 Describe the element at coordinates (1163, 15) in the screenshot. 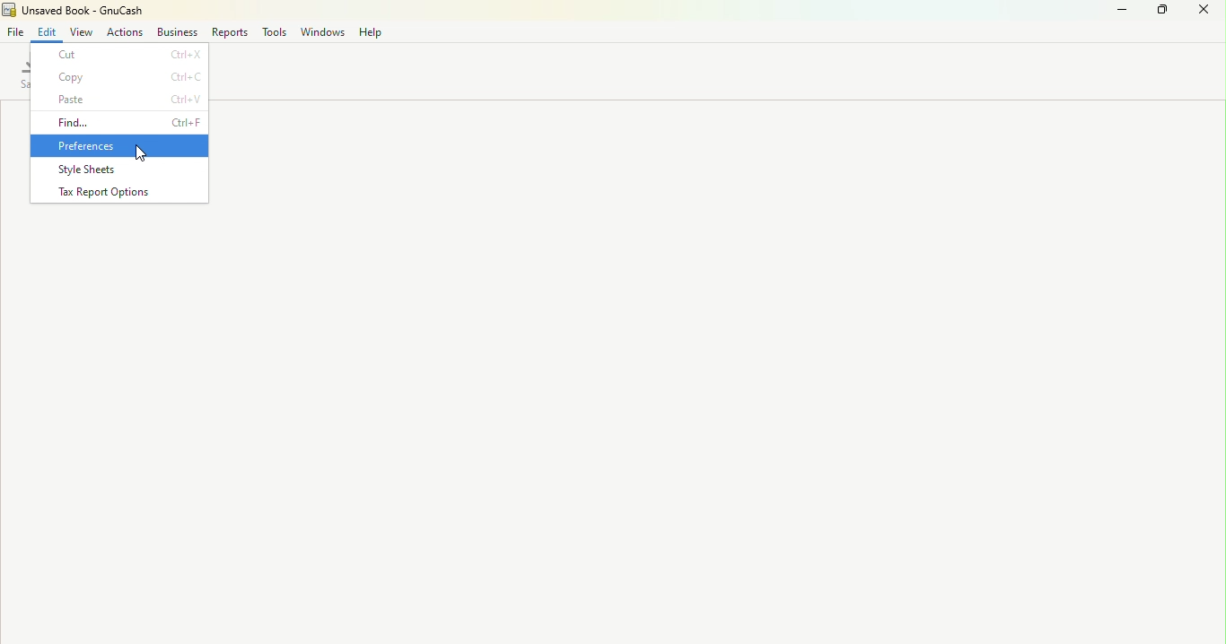

I see `Maximize` at that location.